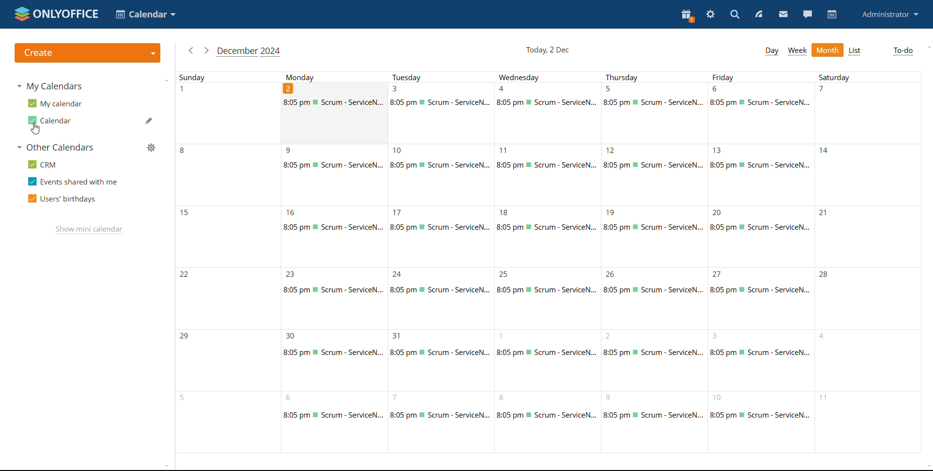  What do you see at coordinates (735, 15) in the screenshot?
I see `search` at bounding box center [735, 15].